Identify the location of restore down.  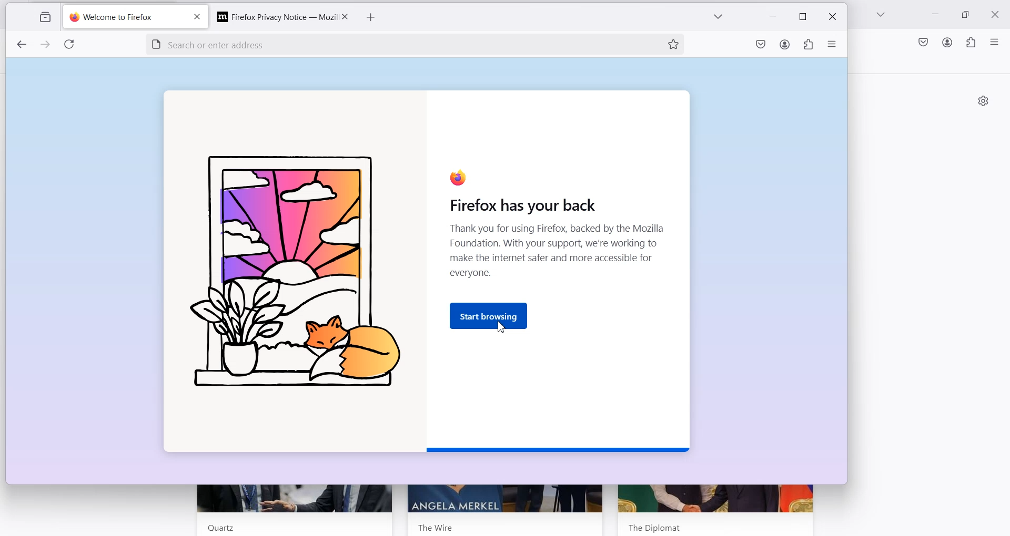
(802, 17).